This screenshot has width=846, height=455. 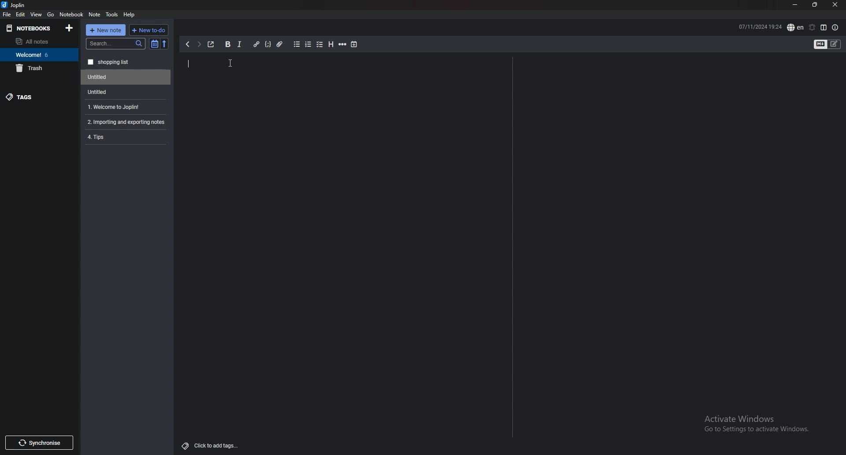 I want to click on checkbox, so click(x=320, y=45).